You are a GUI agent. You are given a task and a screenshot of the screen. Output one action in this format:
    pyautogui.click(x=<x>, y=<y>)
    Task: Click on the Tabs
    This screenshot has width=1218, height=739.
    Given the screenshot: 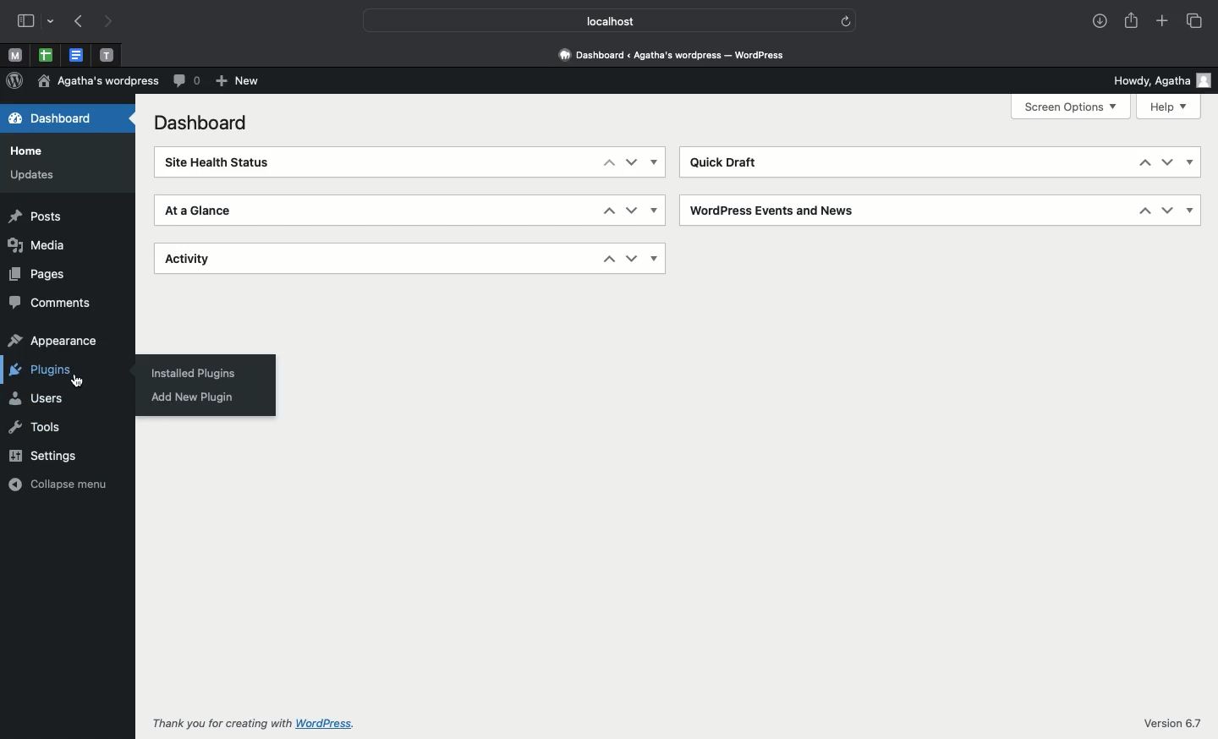 What is the action you would take?
    pyautogui.click(x=1195, y=20)
    